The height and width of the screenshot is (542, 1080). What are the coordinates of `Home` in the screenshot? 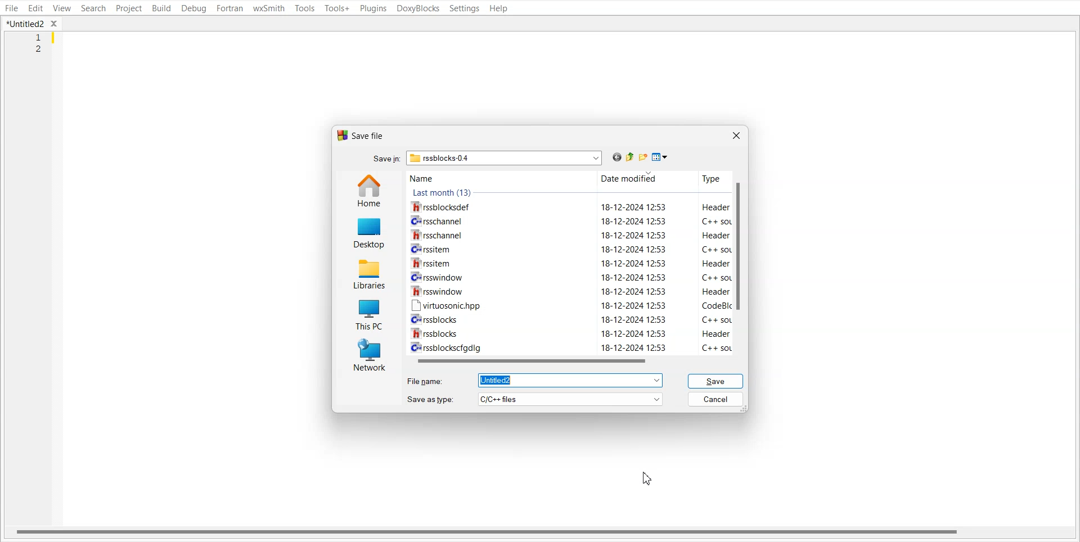 It's located at (369, 189).